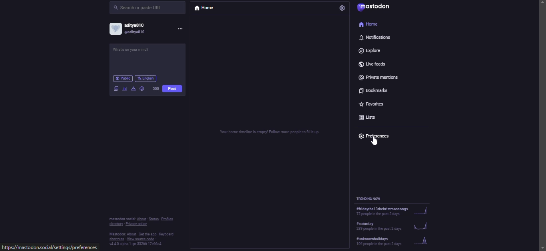  What do you see at coordinates (375, 38) in the screenshot?
I see `notifications` at bounding box center [375, 38].